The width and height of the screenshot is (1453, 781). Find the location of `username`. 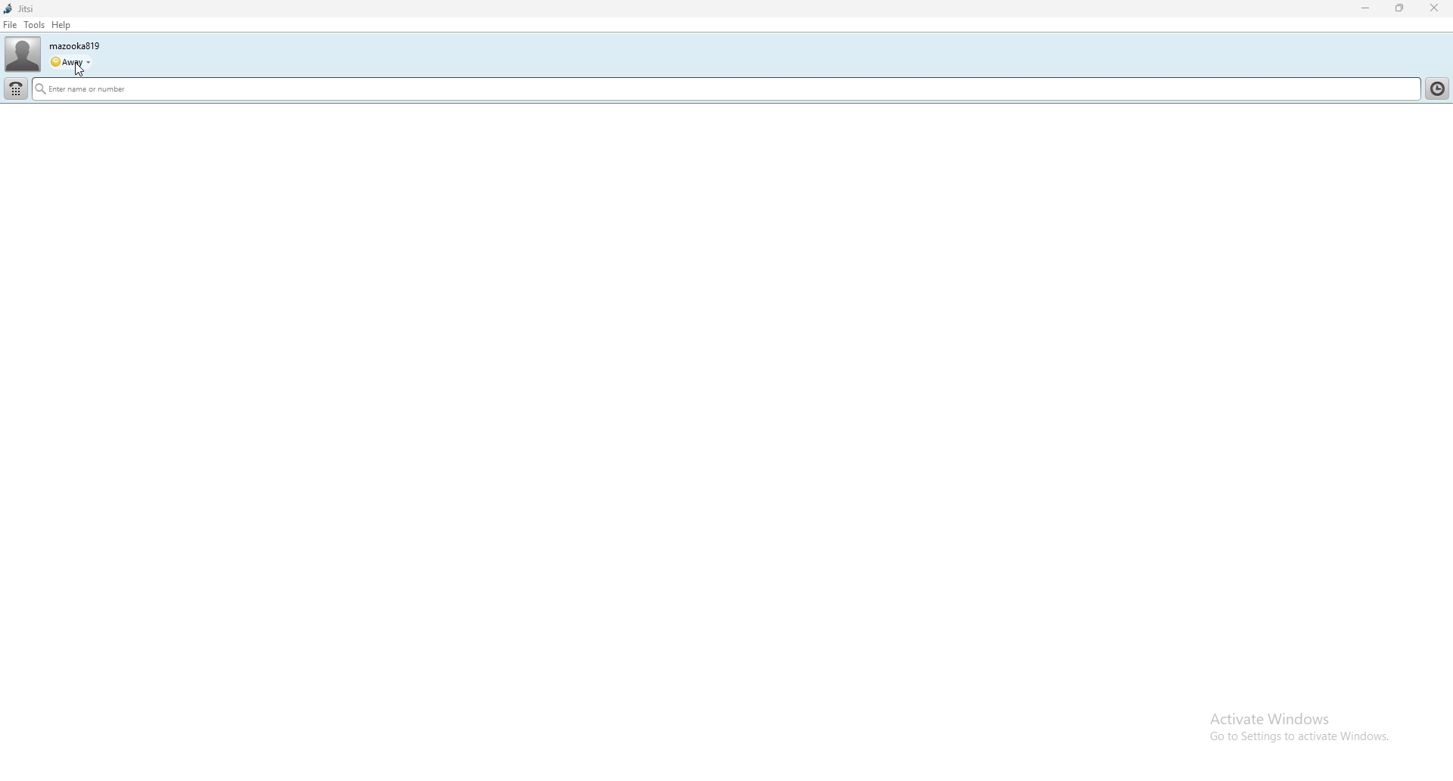

username is located at coordinates (74, 45).